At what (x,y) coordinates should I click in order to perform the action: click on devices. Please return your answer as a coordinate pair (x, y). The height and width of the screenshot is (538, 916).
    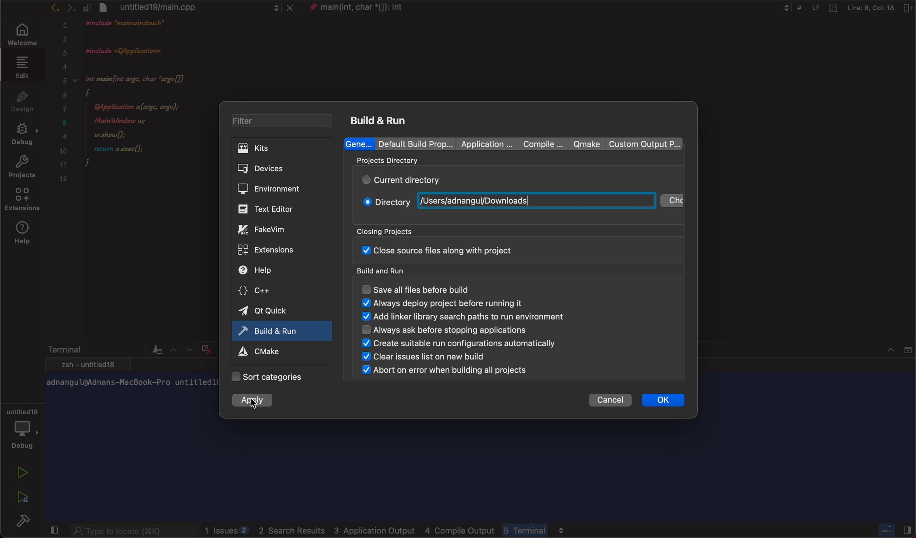
    Looking at the image, I should click on (277, 169).